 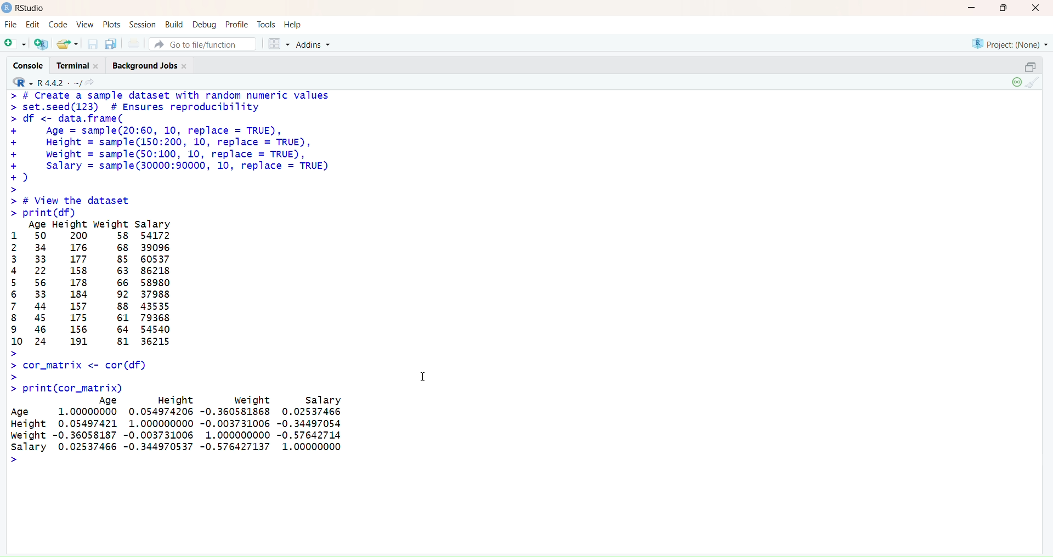 I want to click on Session, so click(x=144, y=25).